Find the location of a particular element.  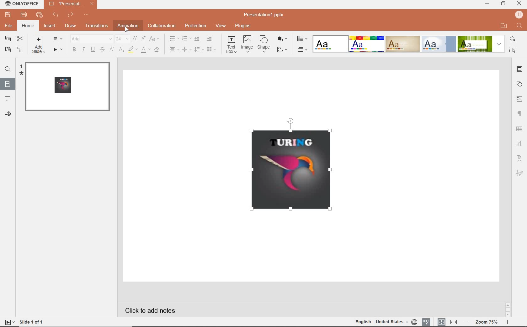

system name is located at coordinates (23, 4).